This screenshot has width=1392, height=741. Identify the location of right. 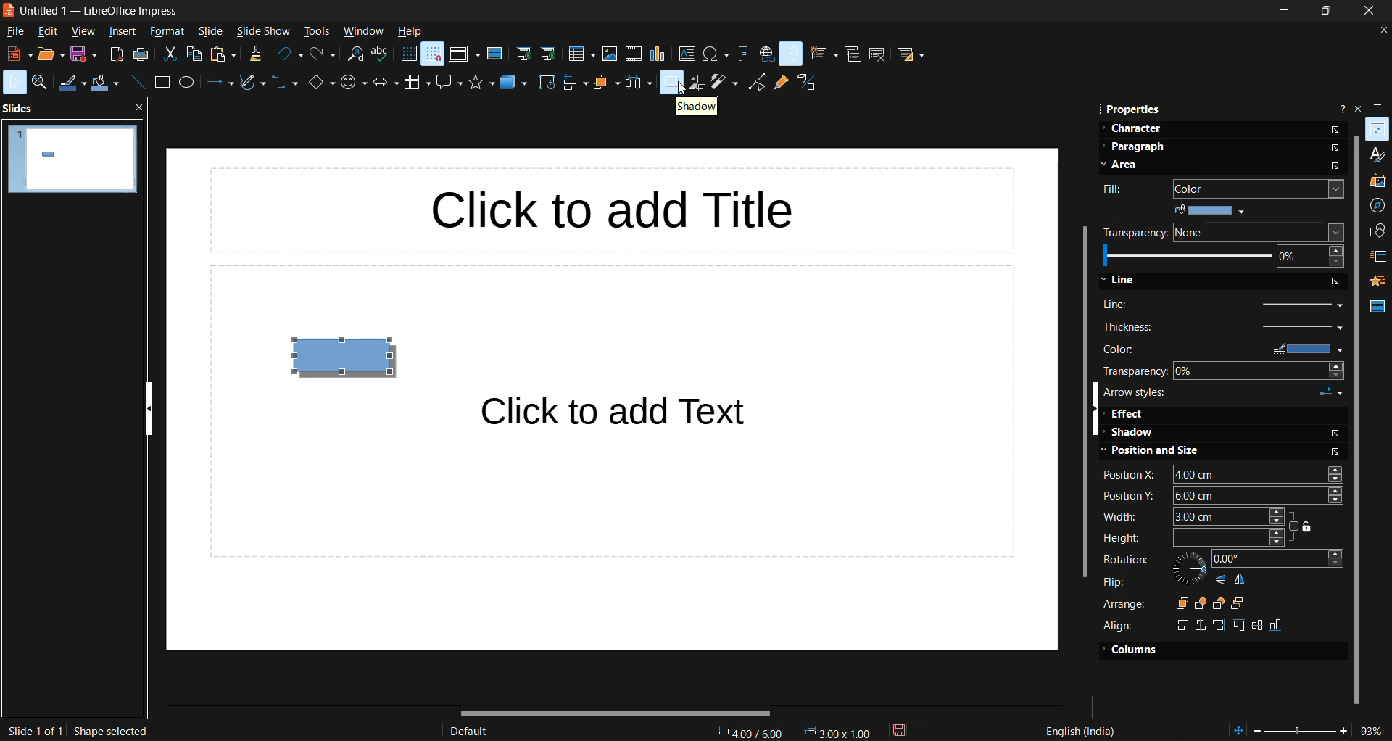
(1179, 624).